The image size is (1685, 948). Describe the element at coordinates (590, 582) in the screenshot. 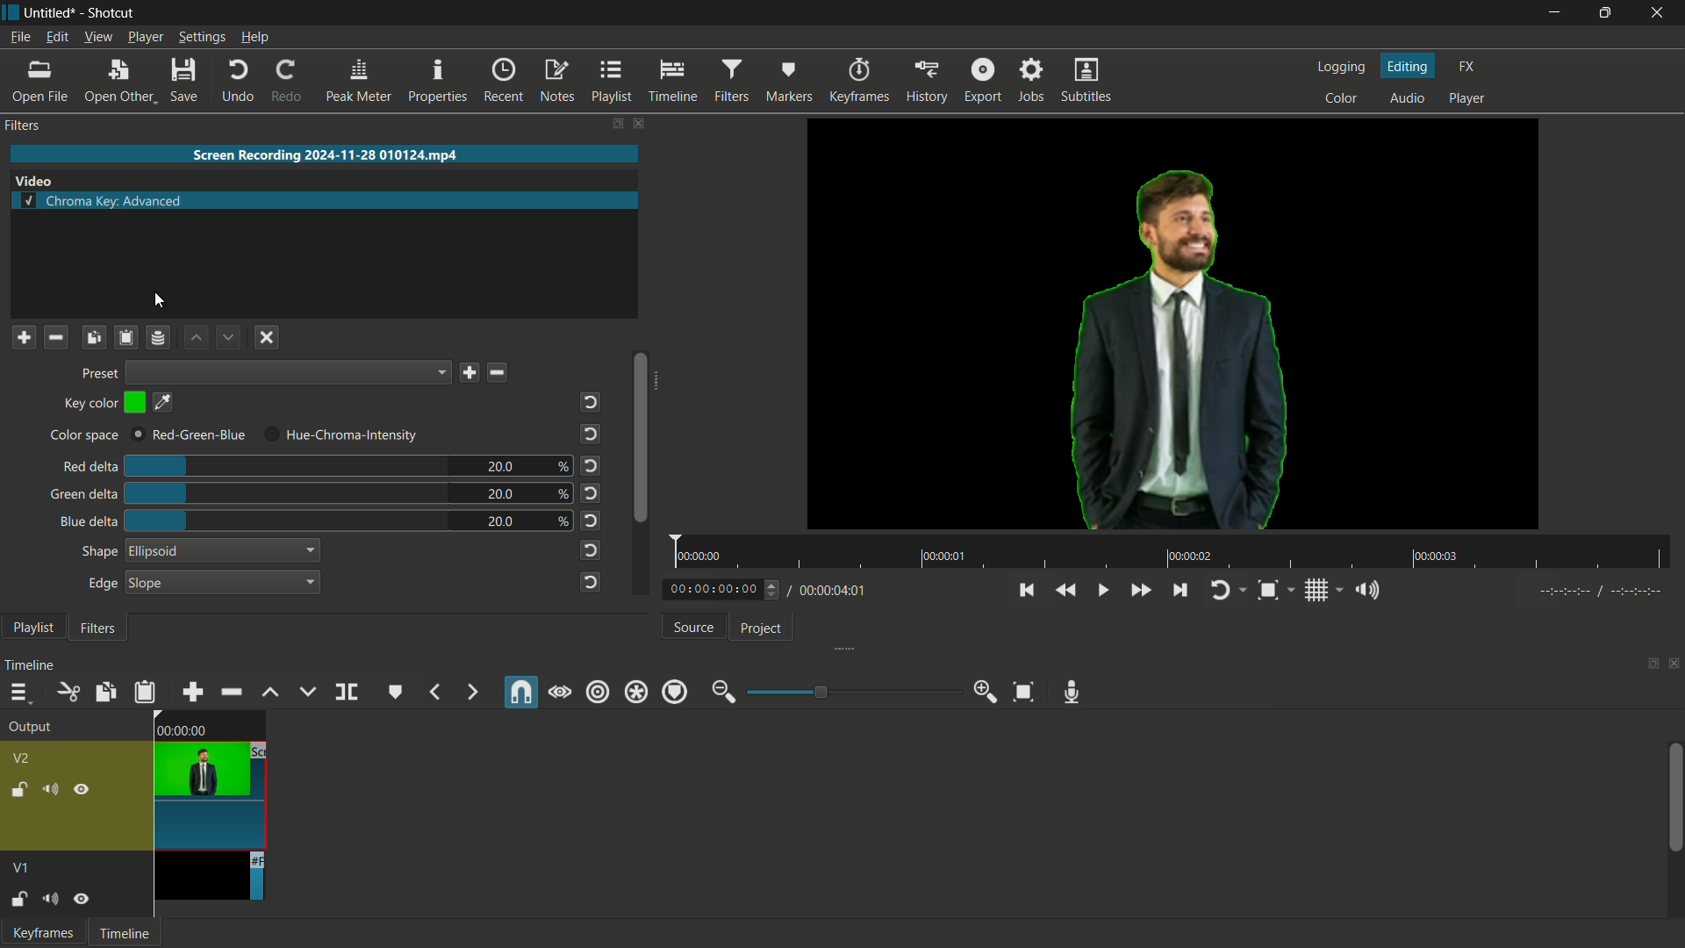

I see `reset to default` at that location.